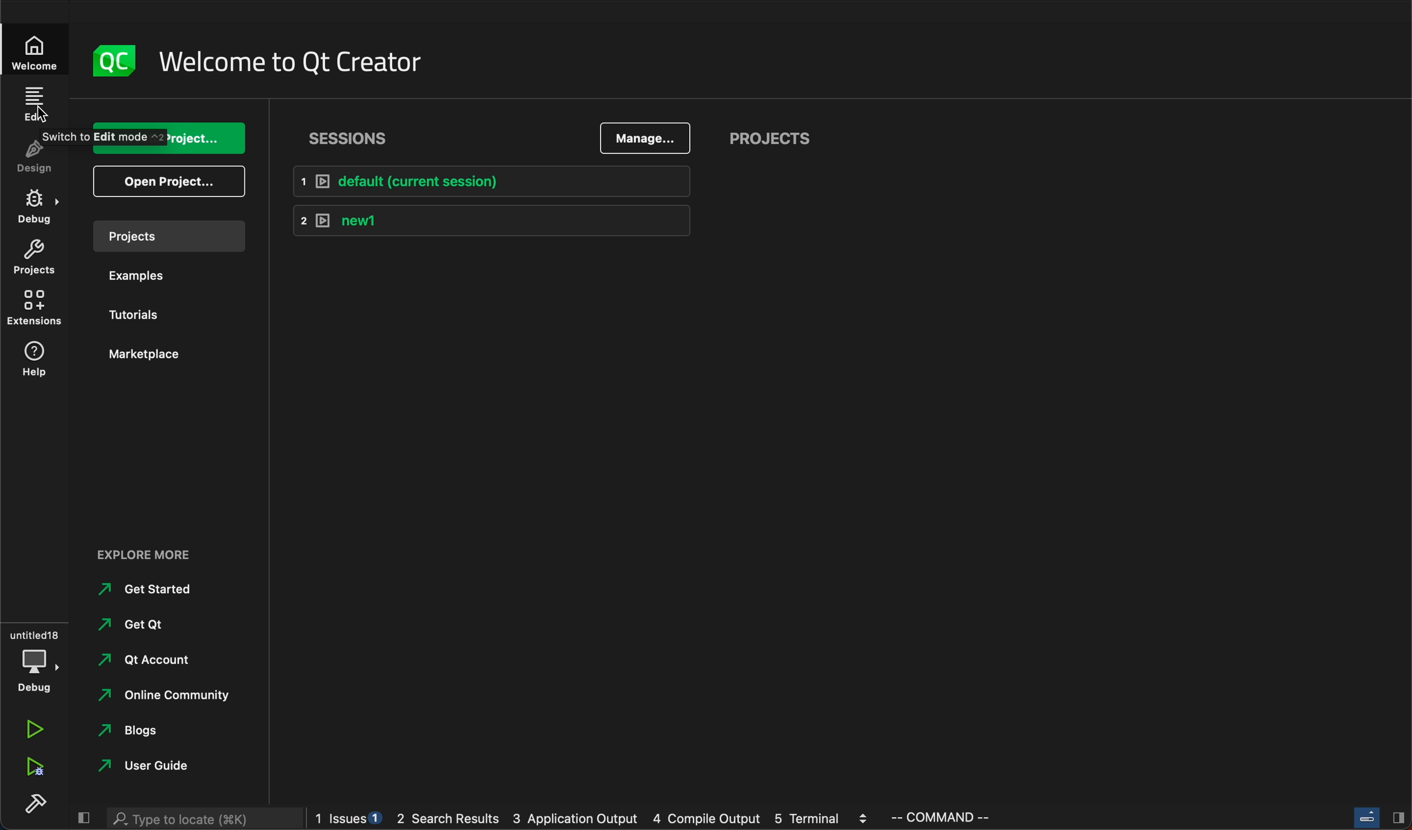  I want to click on close slide bar, so click(81, 814).